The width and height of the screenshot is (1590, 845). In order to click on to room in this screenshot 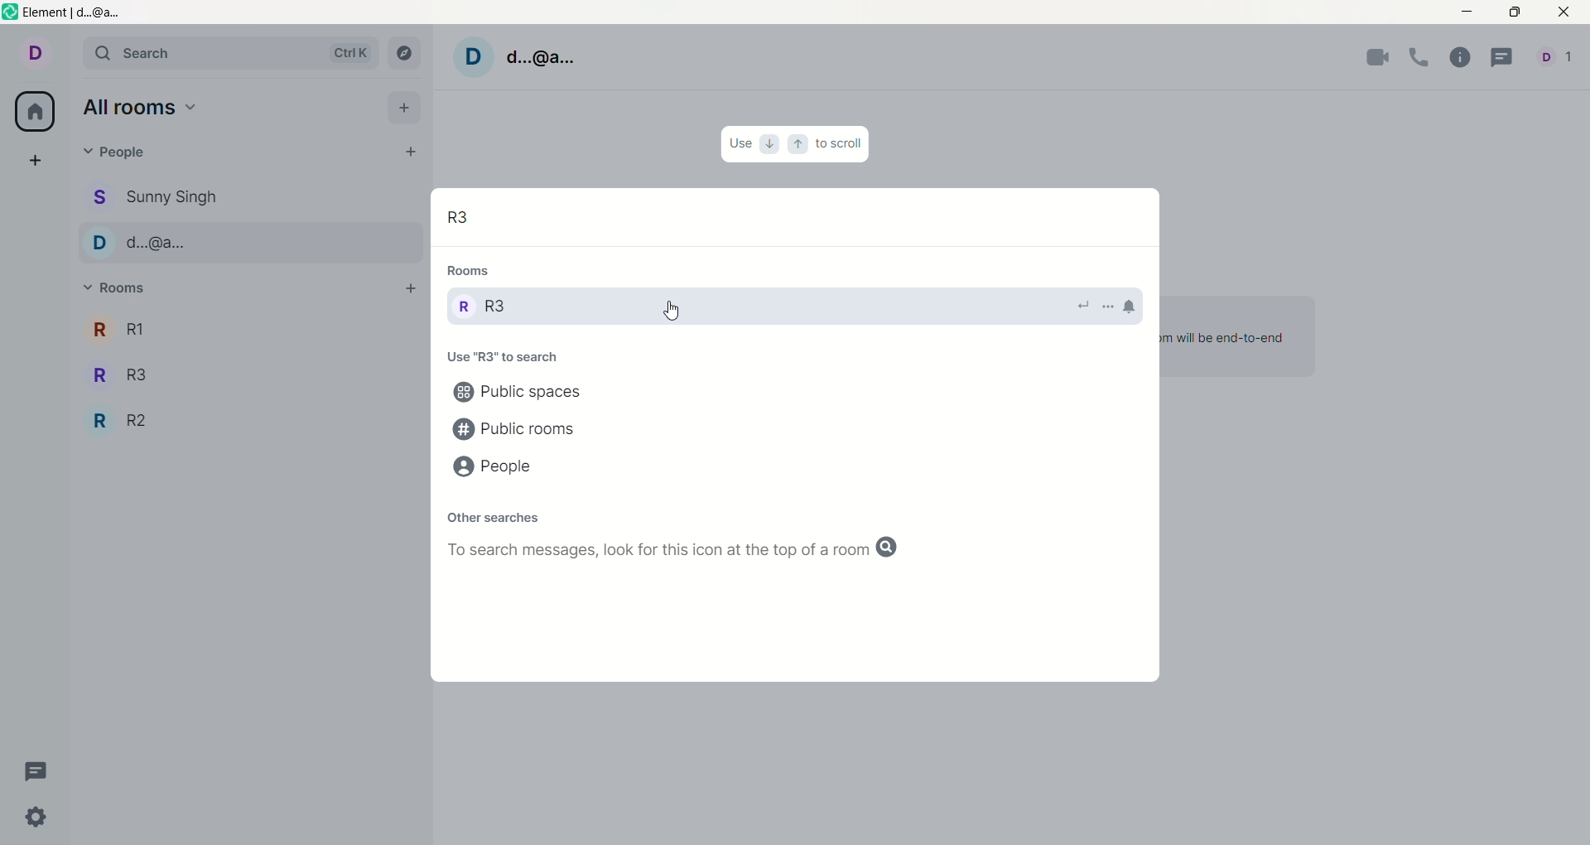, I will do `click(1082, 302)`.